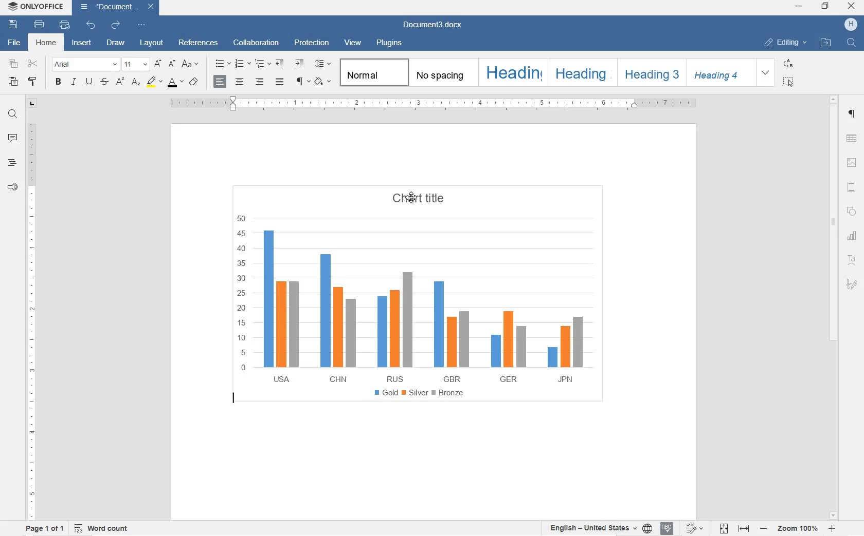 The image size is (864, 536). I want to click on ALIGN RIGHT, so click(260, 82).